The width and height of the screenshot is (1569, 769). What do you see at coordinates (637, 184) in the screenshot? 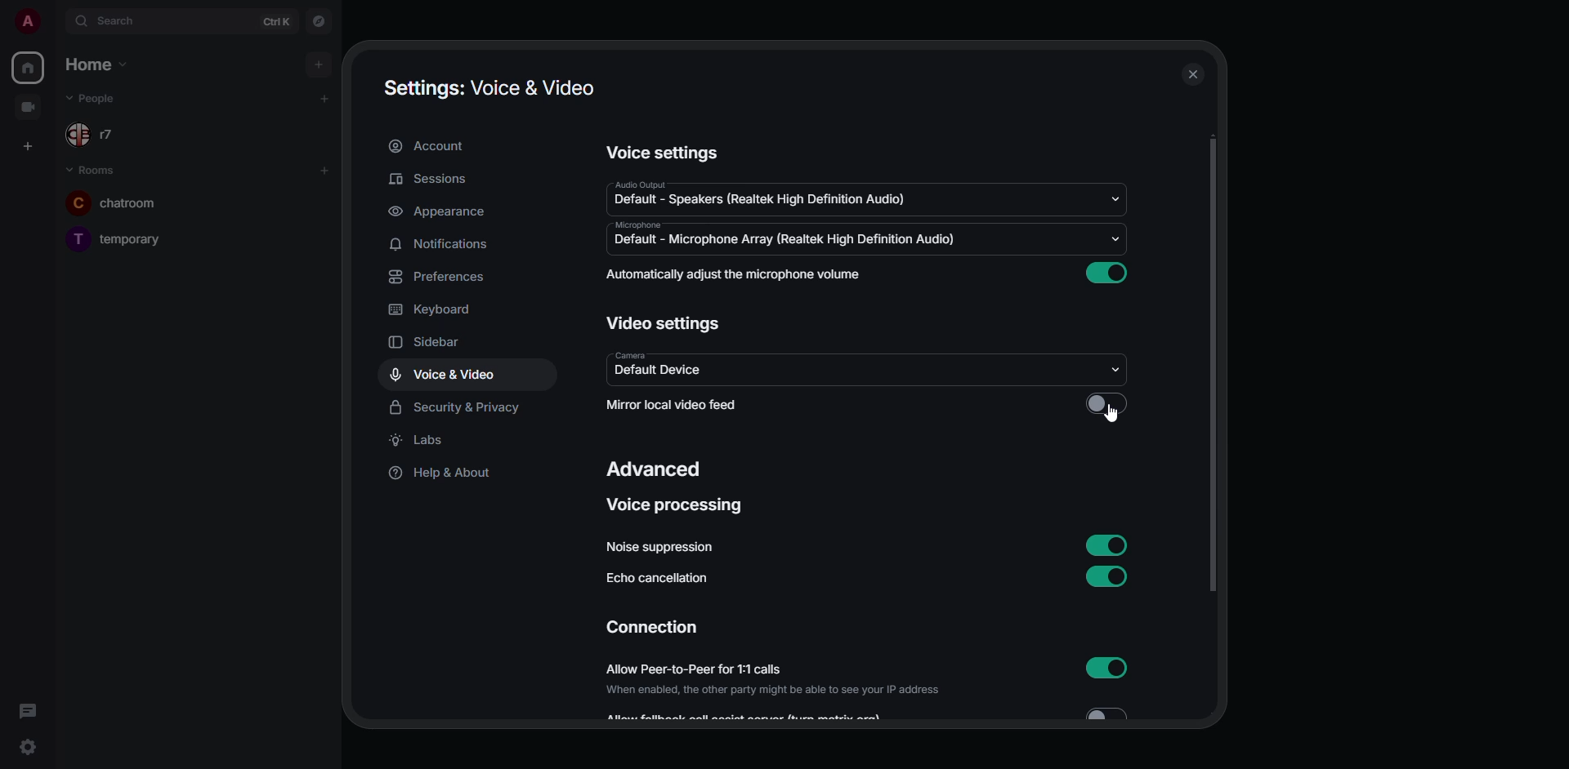
I see `audio output` at bounding box center [637, 184].